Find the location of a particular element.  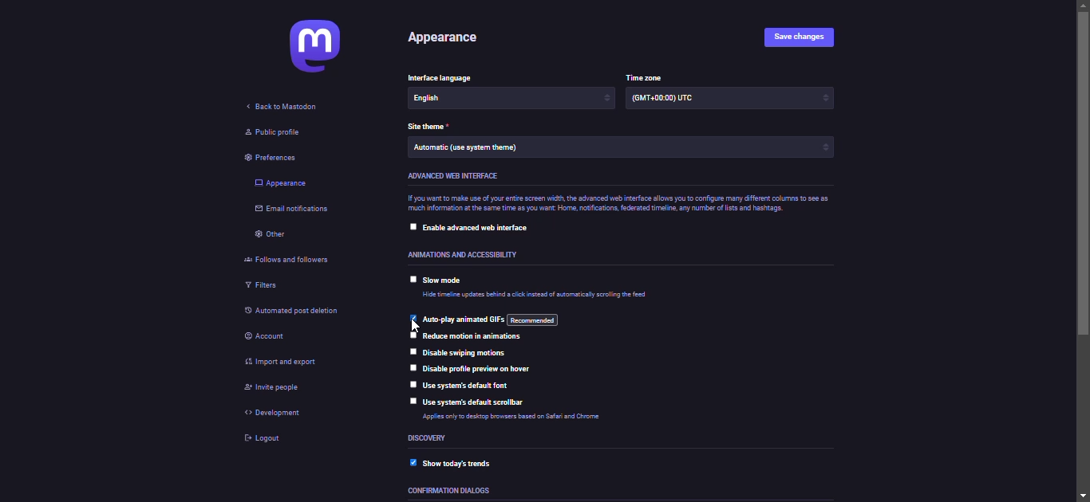

click to select is located at coordinates (409, 229).